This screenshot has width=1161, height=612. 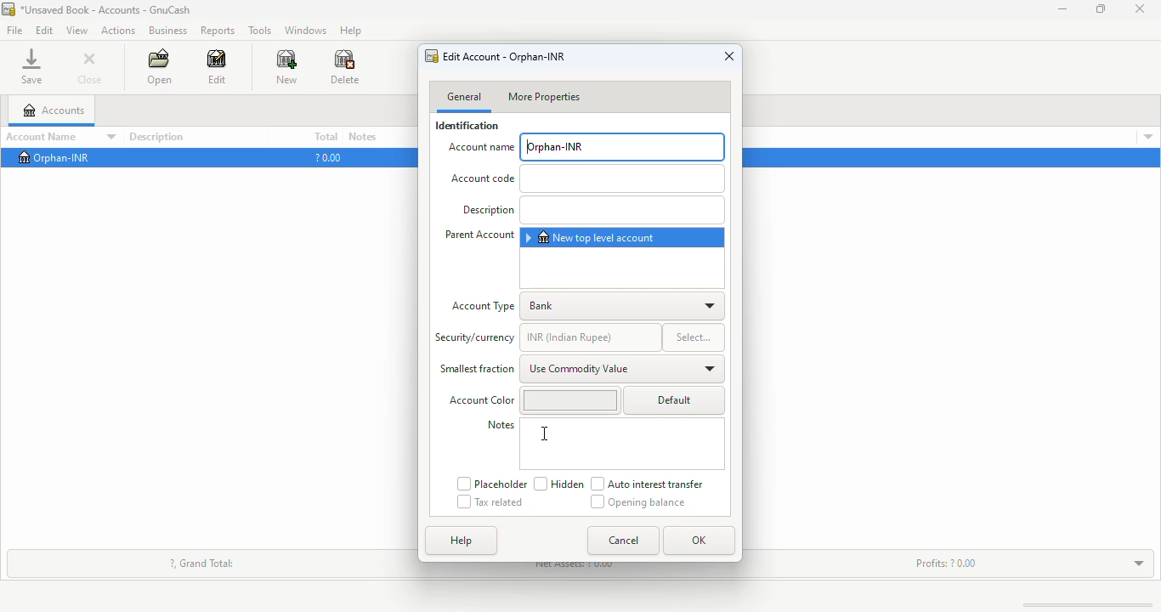 What do you see at coordinates (622, 147) in the screenshot?
I see `orphan-INR` at bounding box center [622, 147].